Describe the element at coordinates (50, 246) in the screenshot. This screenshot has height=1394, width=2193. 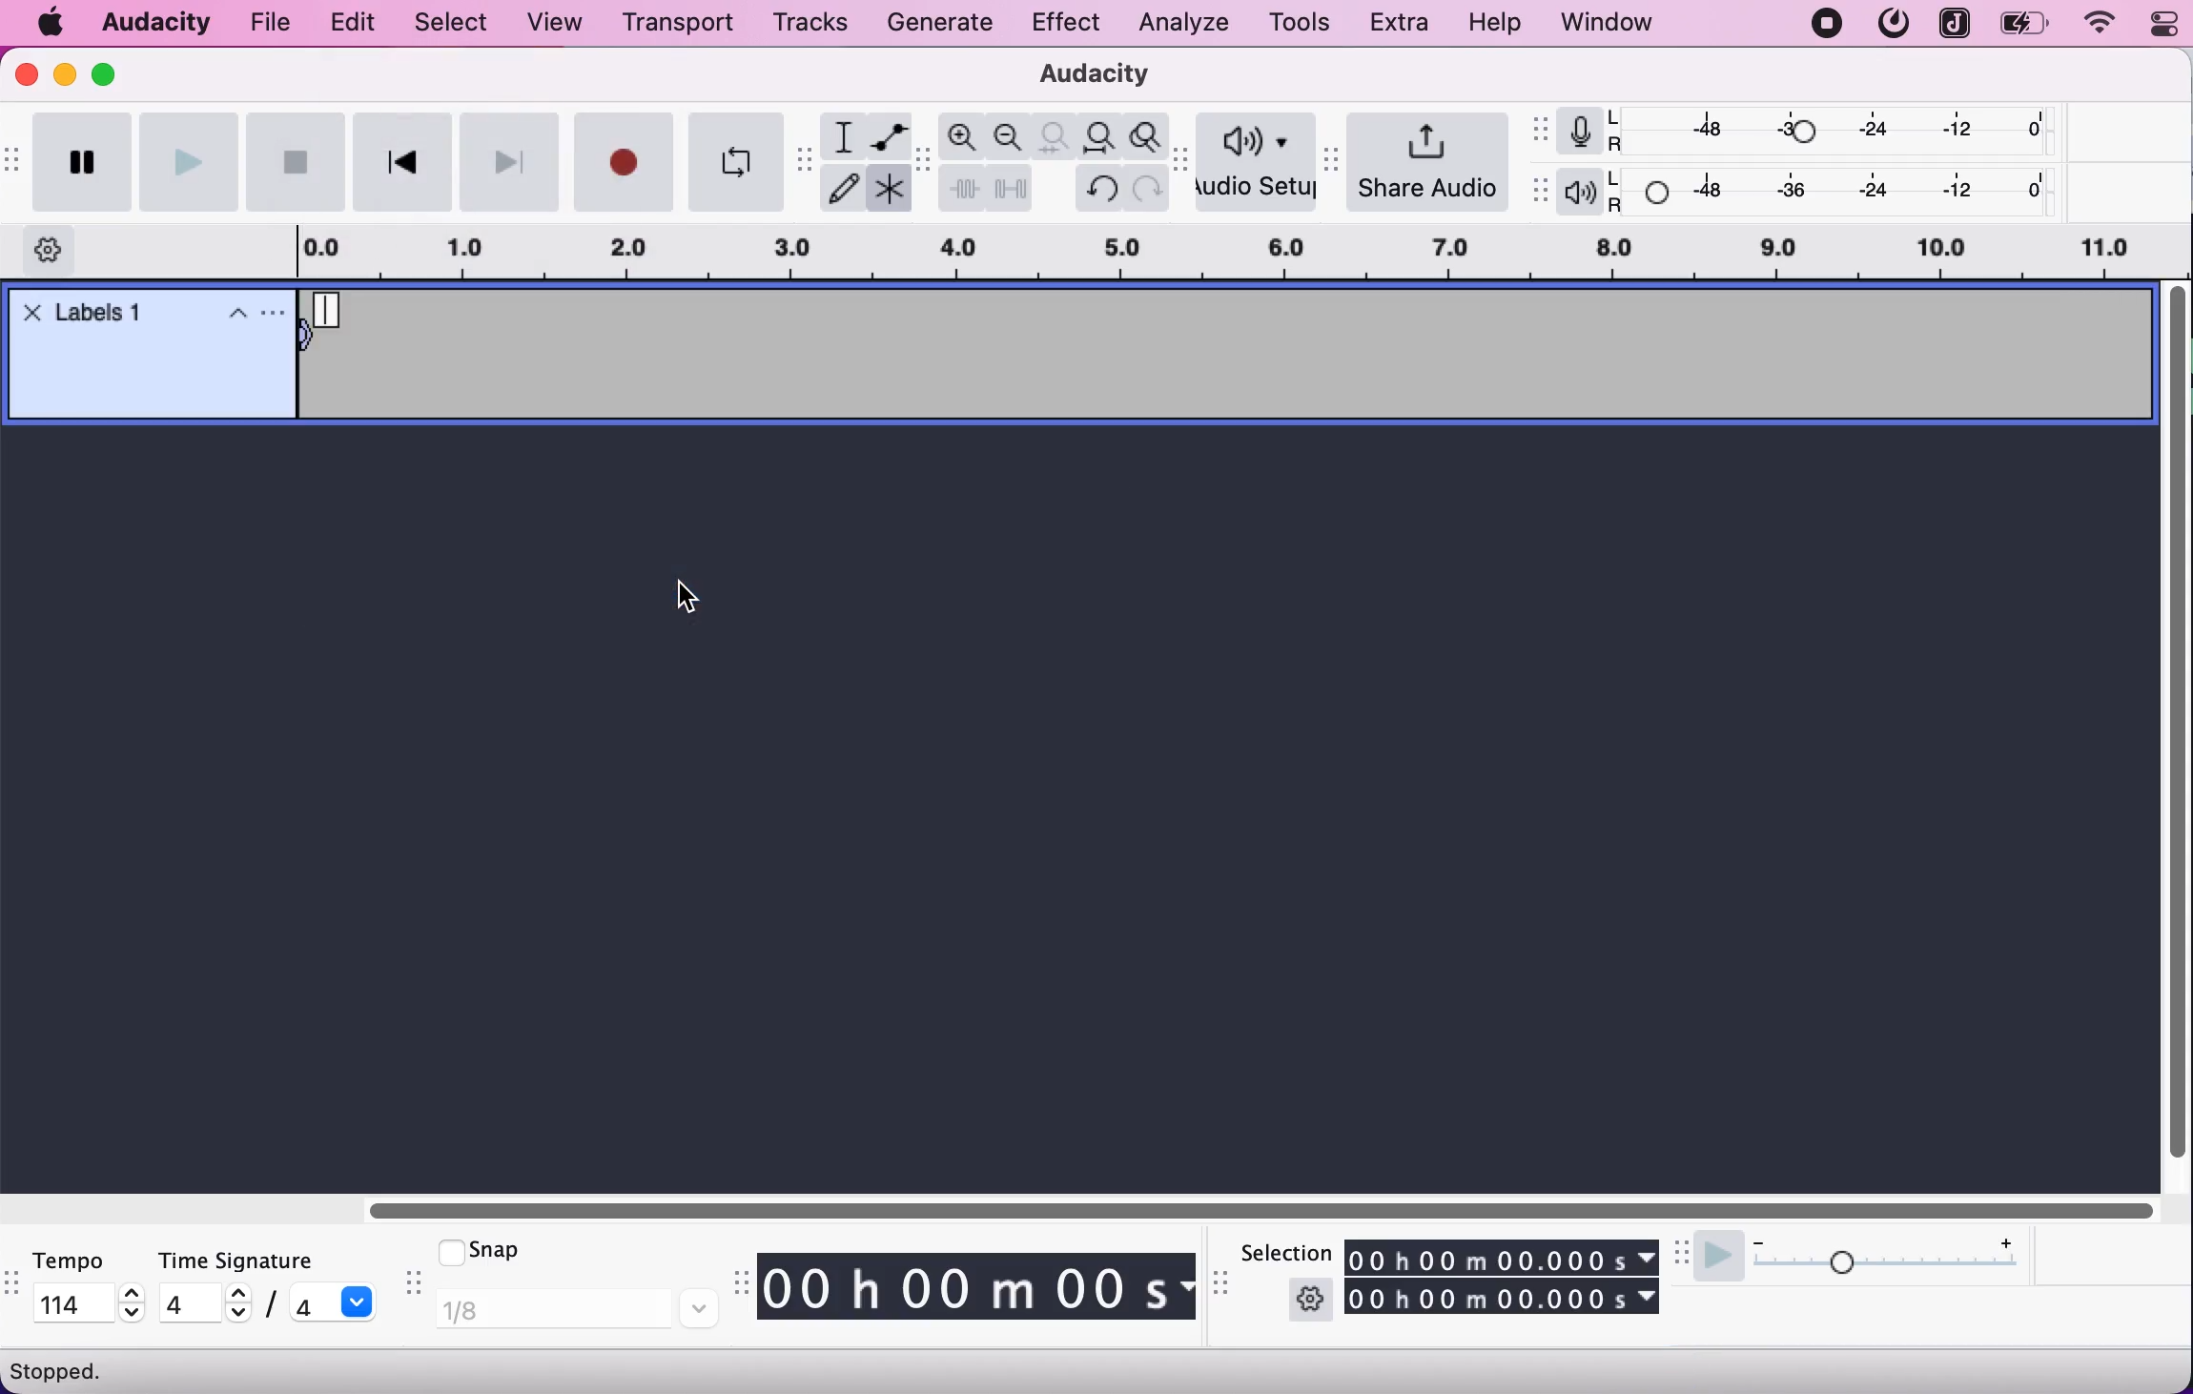
I see `timeline options` at that location.